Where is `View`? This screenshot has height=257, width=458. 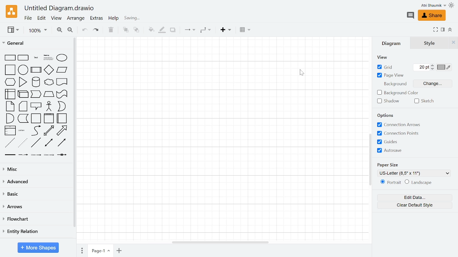 View is located at coordinates (57, 18).